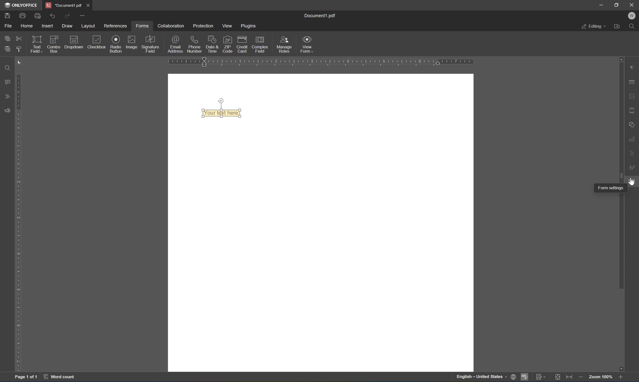  I want to click on set document language, so click(515, 377).